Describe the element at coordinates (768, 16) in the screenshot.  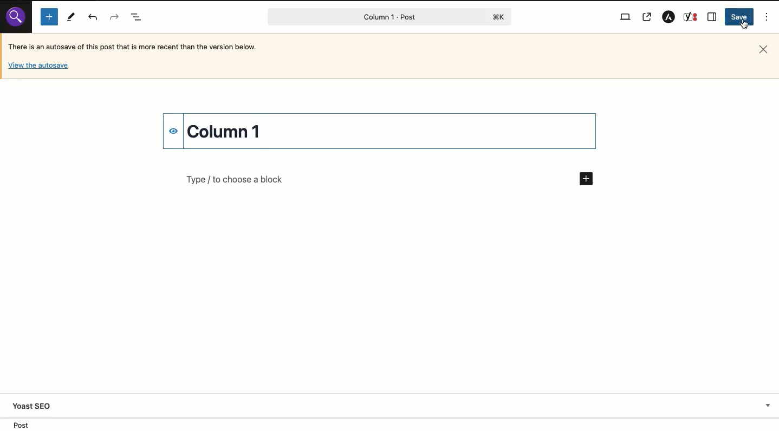
I see `Options` at that location.